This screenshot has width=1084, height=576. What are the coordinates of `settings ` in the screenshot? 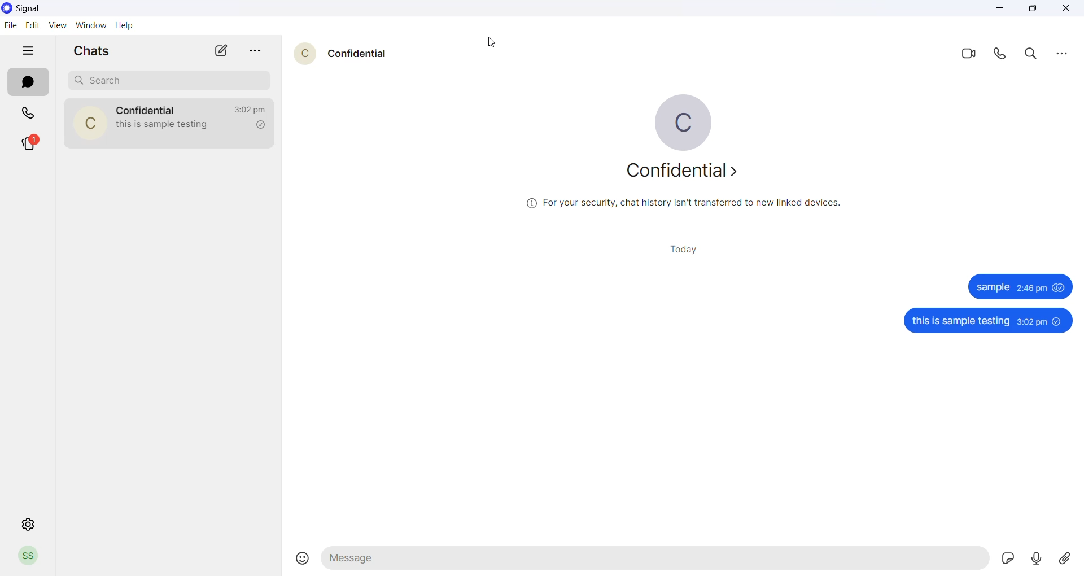 It's located at (29, 523).